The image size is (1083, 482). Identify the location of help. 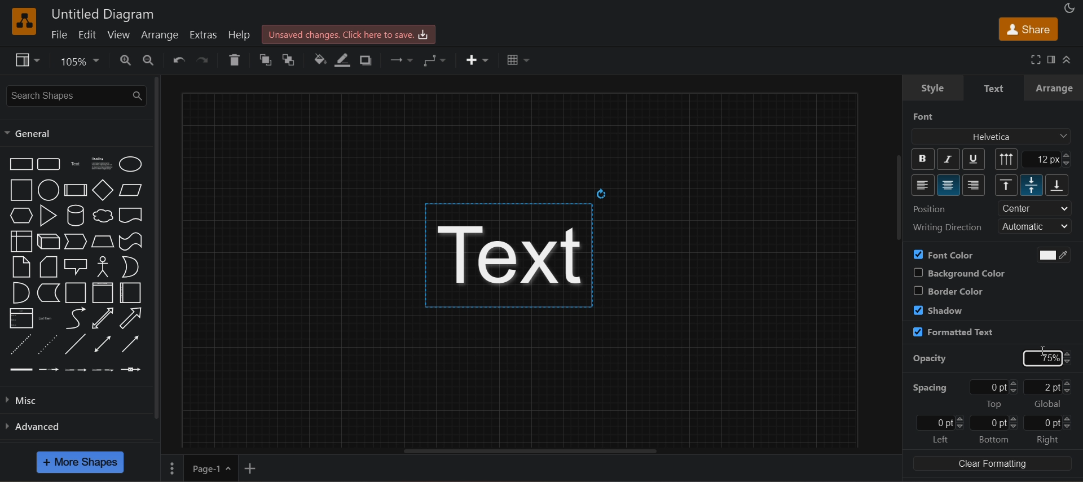
(240, 34).